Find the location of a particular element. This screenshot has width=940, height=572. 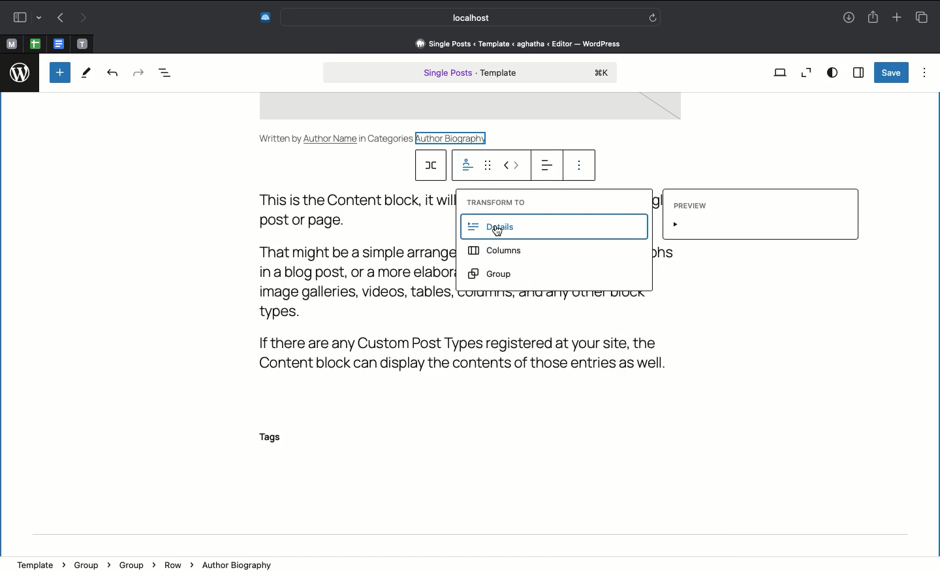

row is located at coordinates (433, 165).